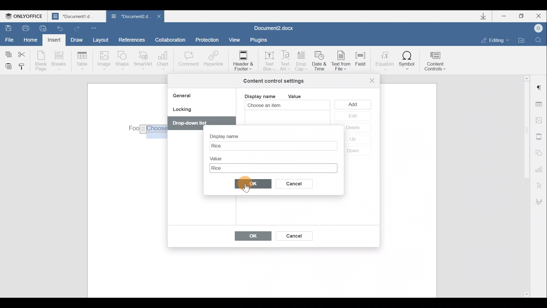 The height and width of the screenshot is (308, 547). Describe the element at coordinates (41, 61) in the screenshot. I see `Blank page` at that location.